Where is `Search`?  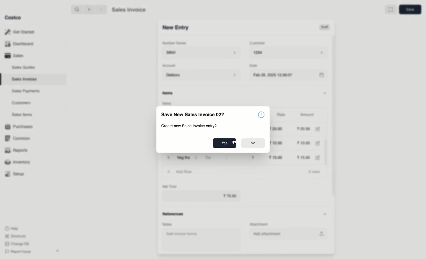 Search is located at coordinates (76, 9).